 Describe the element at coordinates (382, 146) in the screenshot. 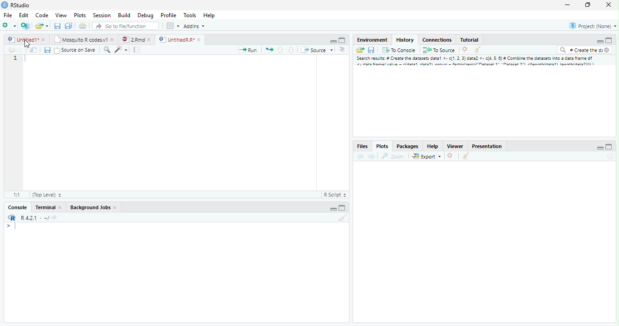

I see `Plots` at that location.